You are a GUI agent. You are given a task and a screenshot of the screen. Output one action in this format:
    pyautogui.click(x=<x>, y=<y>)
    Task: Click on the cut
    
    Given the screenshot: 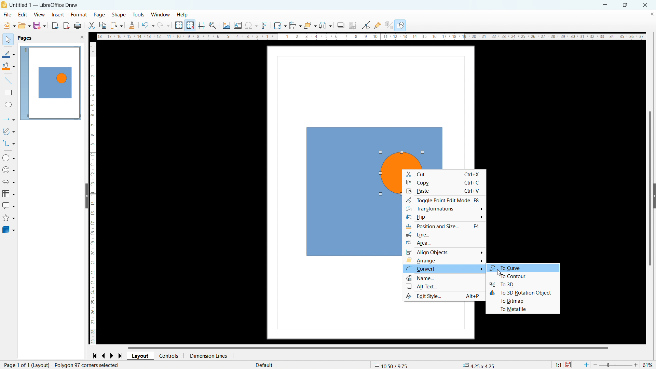 What is the action you would take?
    pyautogui.click(x=446, y=175)
    